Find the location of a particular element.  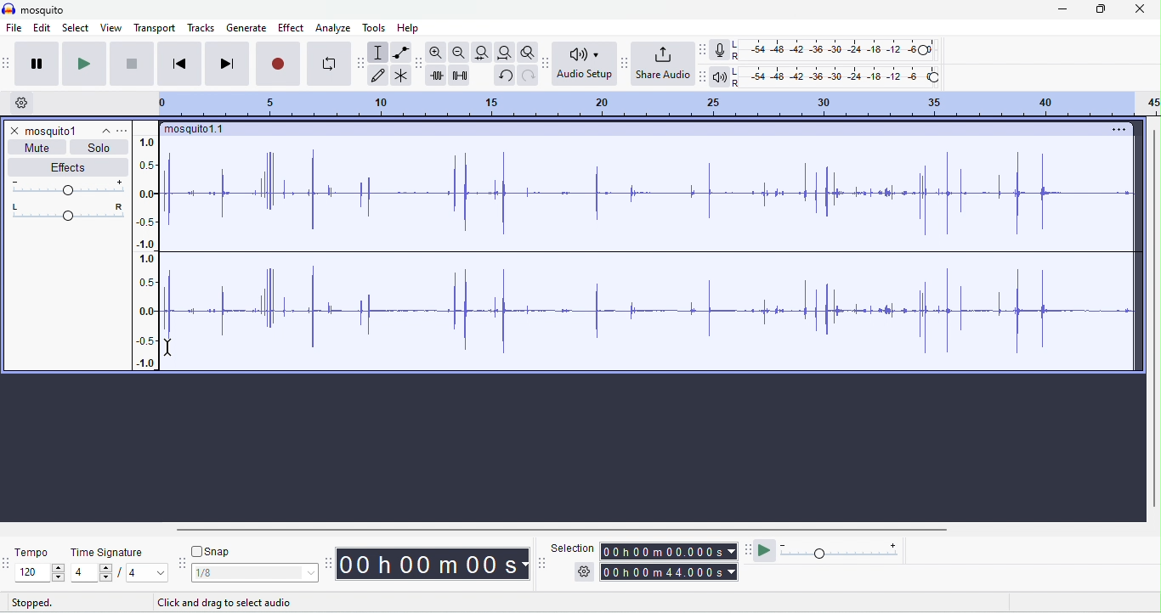

help is located at coordinates (408, 28).